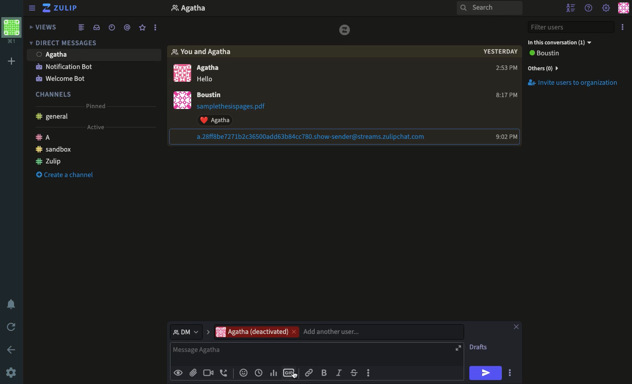  What do you see at coordinates (204, 52) in the screenshot?
I see `You and user` at bounding box center [204, 52].